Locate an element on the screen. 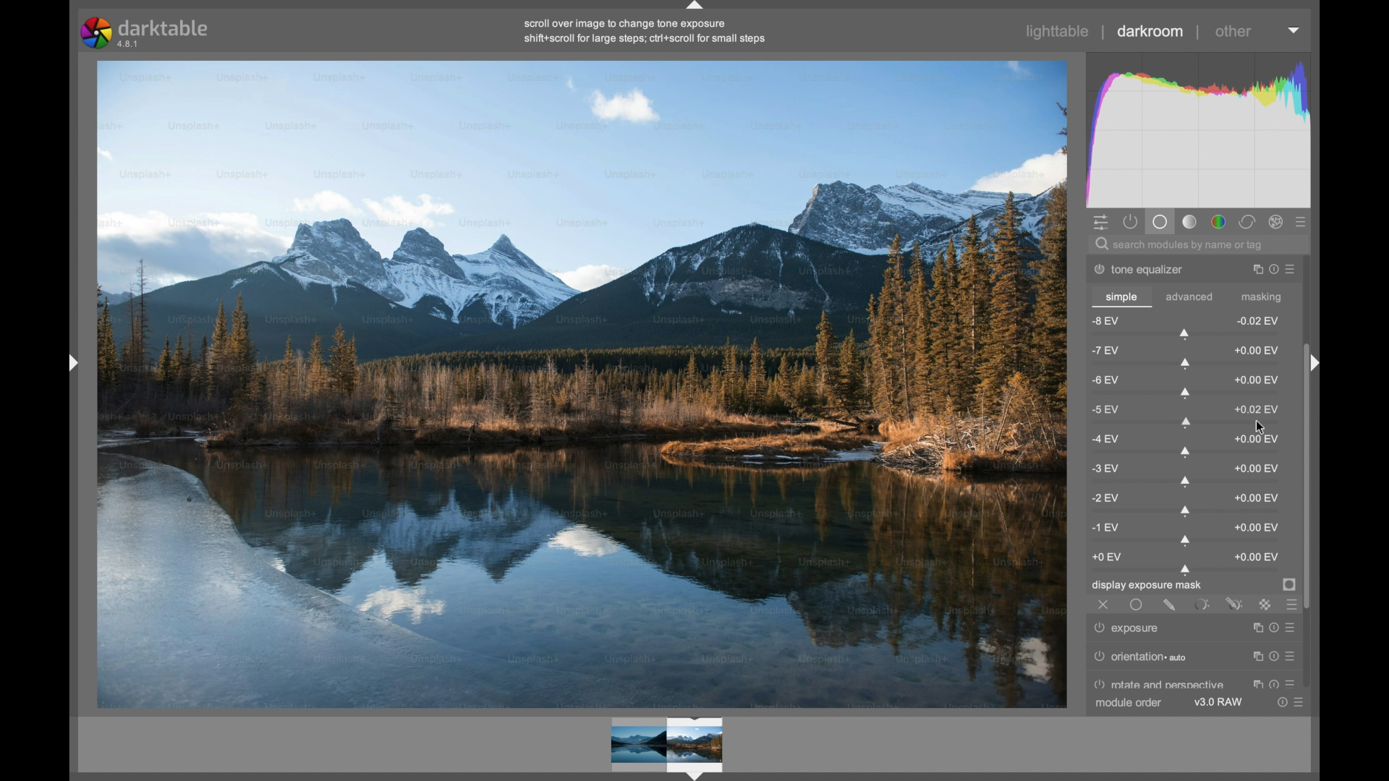 Image resolution: width=1389 pixels, height=781 pixels. 0.00 ev is located at coordinates (1257, 350).